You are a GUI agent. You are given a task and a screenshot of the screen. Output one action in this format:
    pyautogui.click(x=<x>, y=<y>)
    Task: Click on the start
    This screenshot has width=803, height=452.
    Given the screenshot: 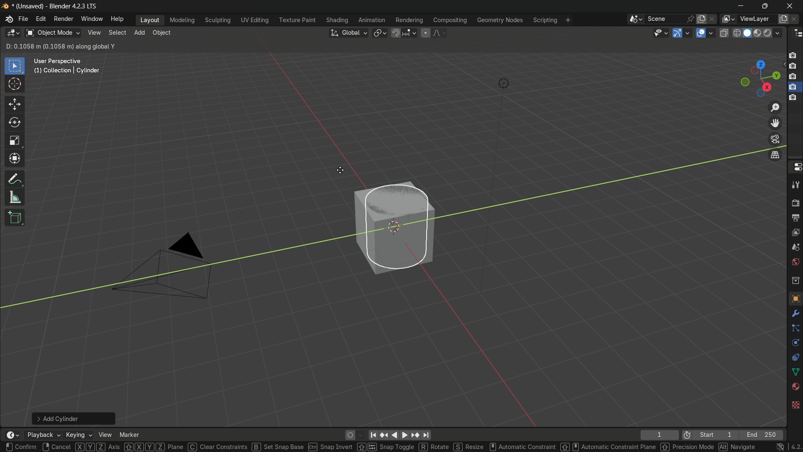 What is the action you would take?
    pyautogui.click(x=716, y=434)
    